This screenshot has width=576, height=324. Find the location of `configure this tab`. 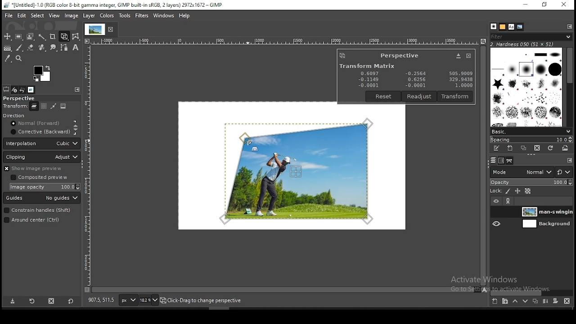

configure this tab is located at coordinates (570, 27).